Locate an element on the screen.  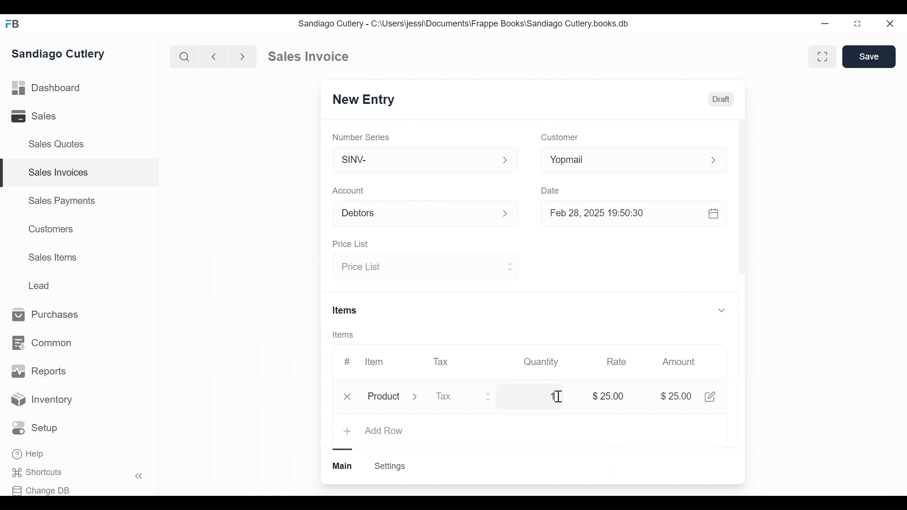
share is located at coordinates (712, 397).